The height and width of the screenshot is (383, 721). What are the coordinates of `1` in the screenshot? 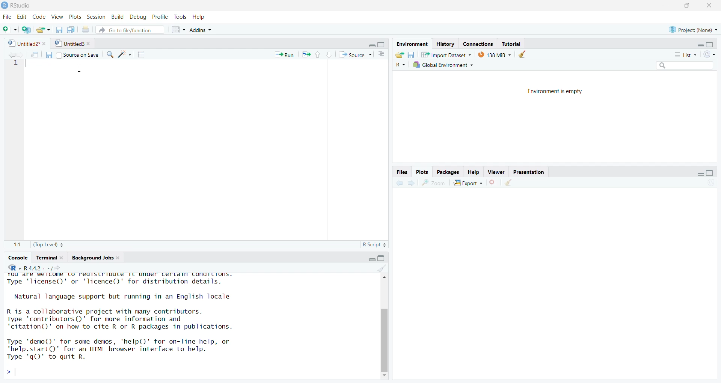 It's located at (16, 68).